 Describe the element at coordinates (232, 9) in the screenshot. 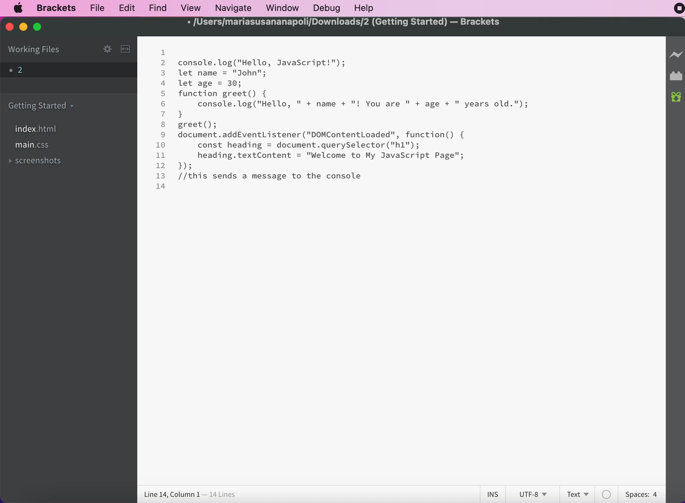

I see `navigate` at that location.